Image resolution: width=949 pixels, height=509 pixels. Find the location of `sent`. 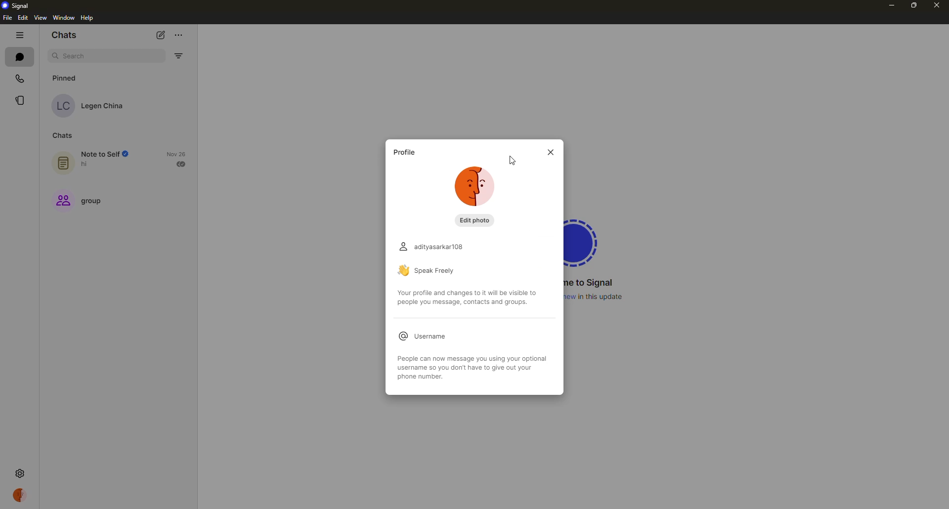

sent is located at coordinates (182, 164).